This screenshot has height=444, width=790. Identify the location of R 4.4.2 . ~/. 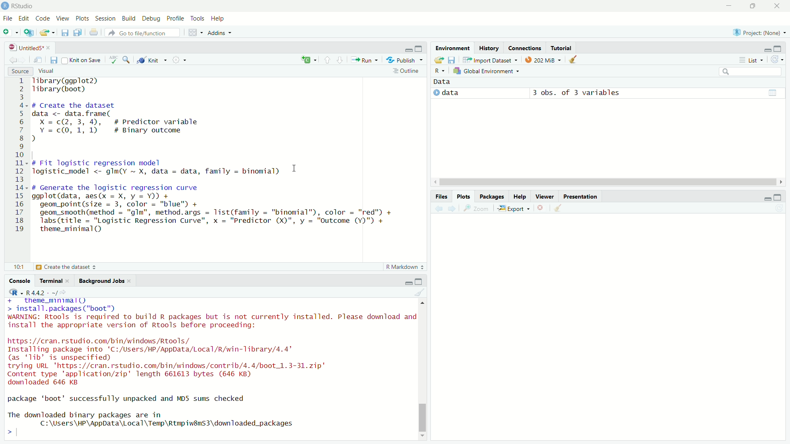
(42, 292).